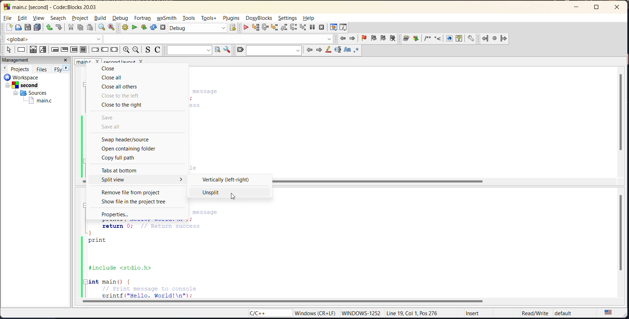 The width and height of the screenshot is (629, 319). I want to click on selected text, so click(338, 50).